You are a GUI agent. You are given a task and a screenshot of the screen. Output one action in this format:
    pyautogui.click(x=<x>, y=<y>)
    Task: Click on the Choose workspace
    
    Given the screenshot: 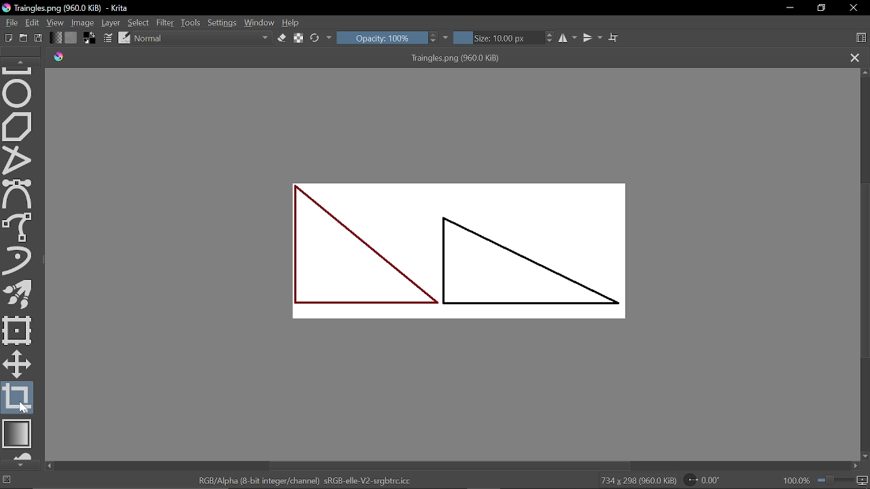 What is the action you would take?
    pyautogui.click(x=861, y=39)
    